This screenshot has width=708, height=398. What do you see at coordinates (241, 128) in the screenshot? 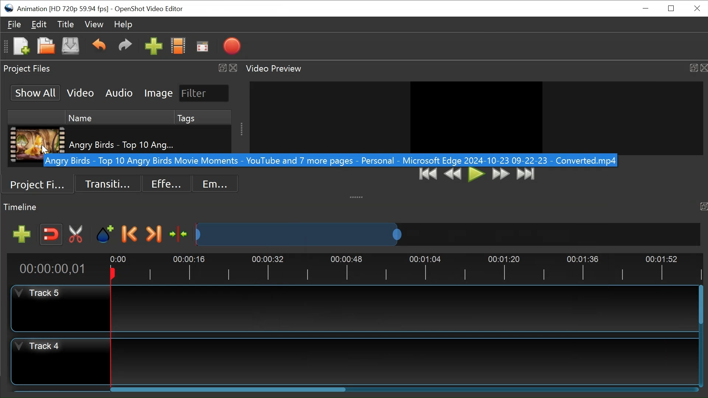
I see `Drag handlke` at bounding box center [241, 128].